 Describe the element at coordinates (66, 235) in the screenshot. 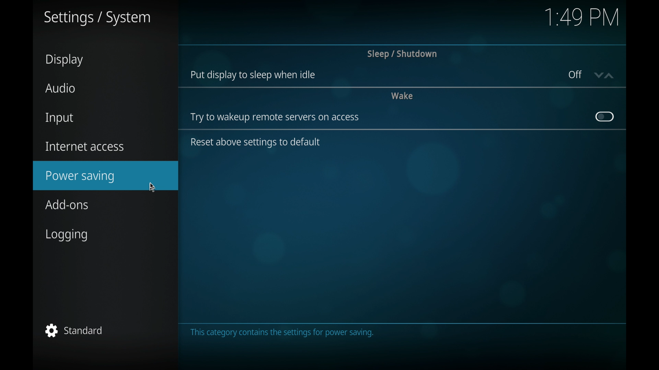

I see `logging` at that location.